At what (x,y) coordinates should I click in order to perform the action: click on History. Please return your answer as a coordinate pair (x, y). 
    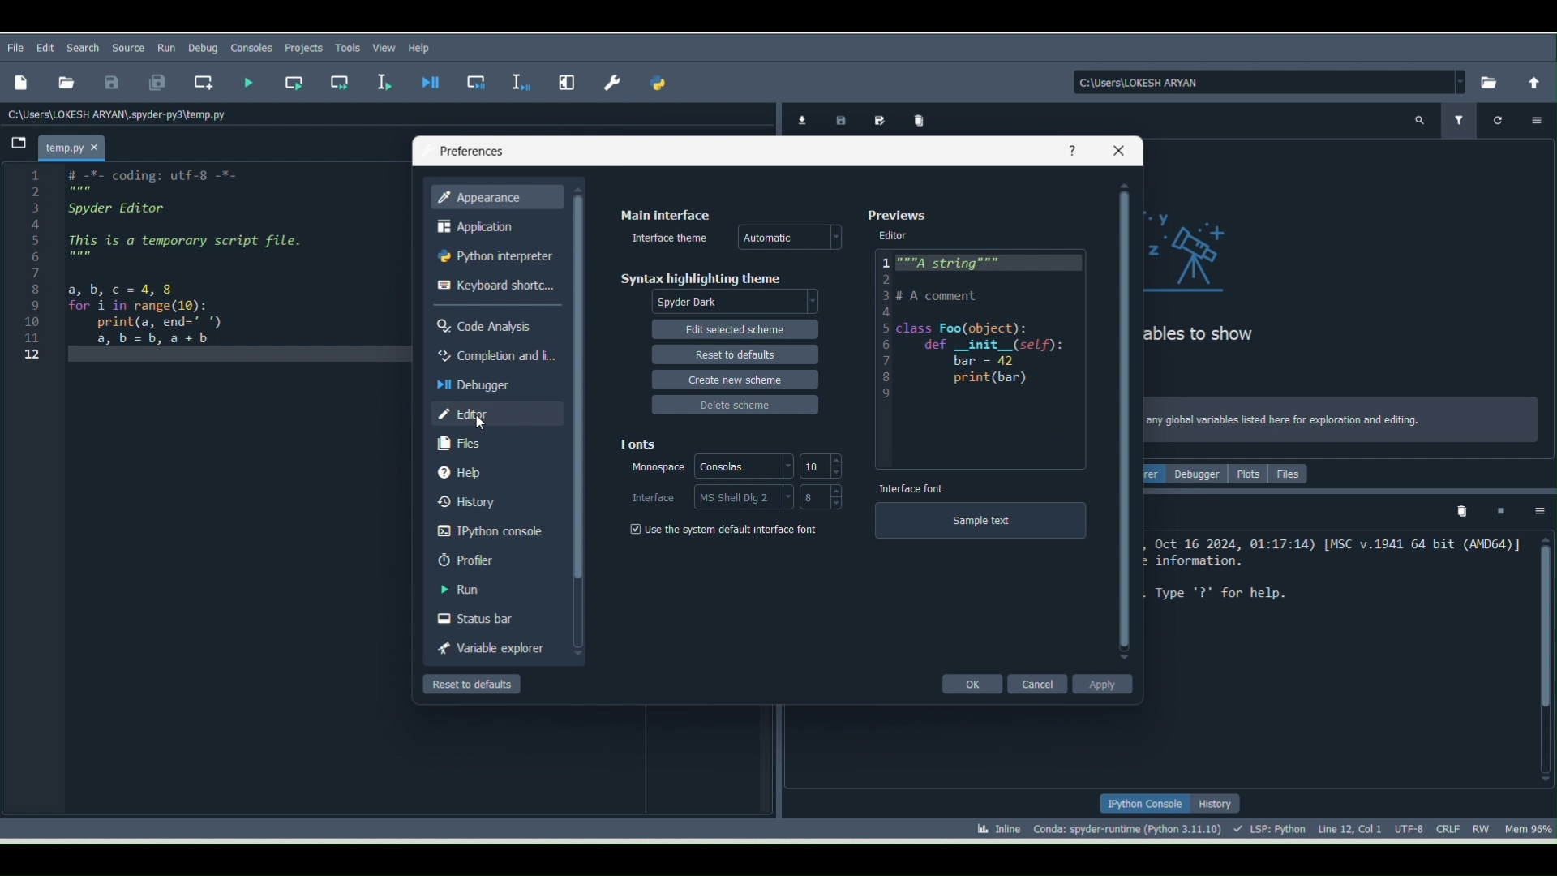
    Looking at the image, I should click on (1218, 804).